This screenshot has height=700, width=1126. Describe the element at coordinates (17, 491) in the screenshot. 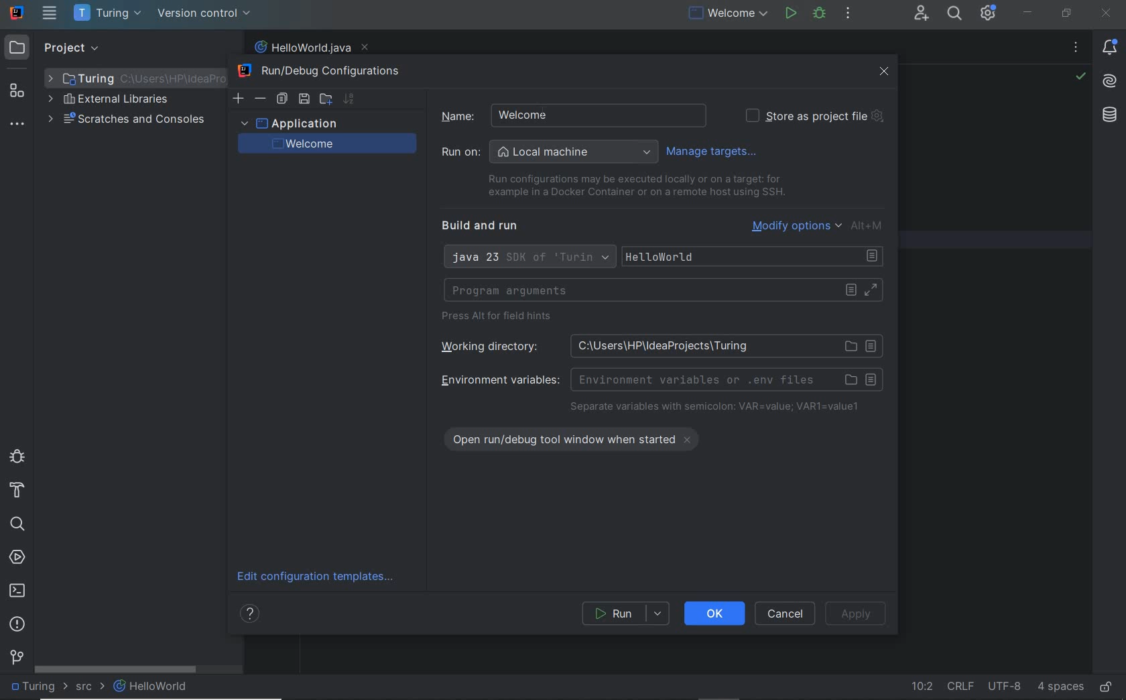

I see `build` at that location.